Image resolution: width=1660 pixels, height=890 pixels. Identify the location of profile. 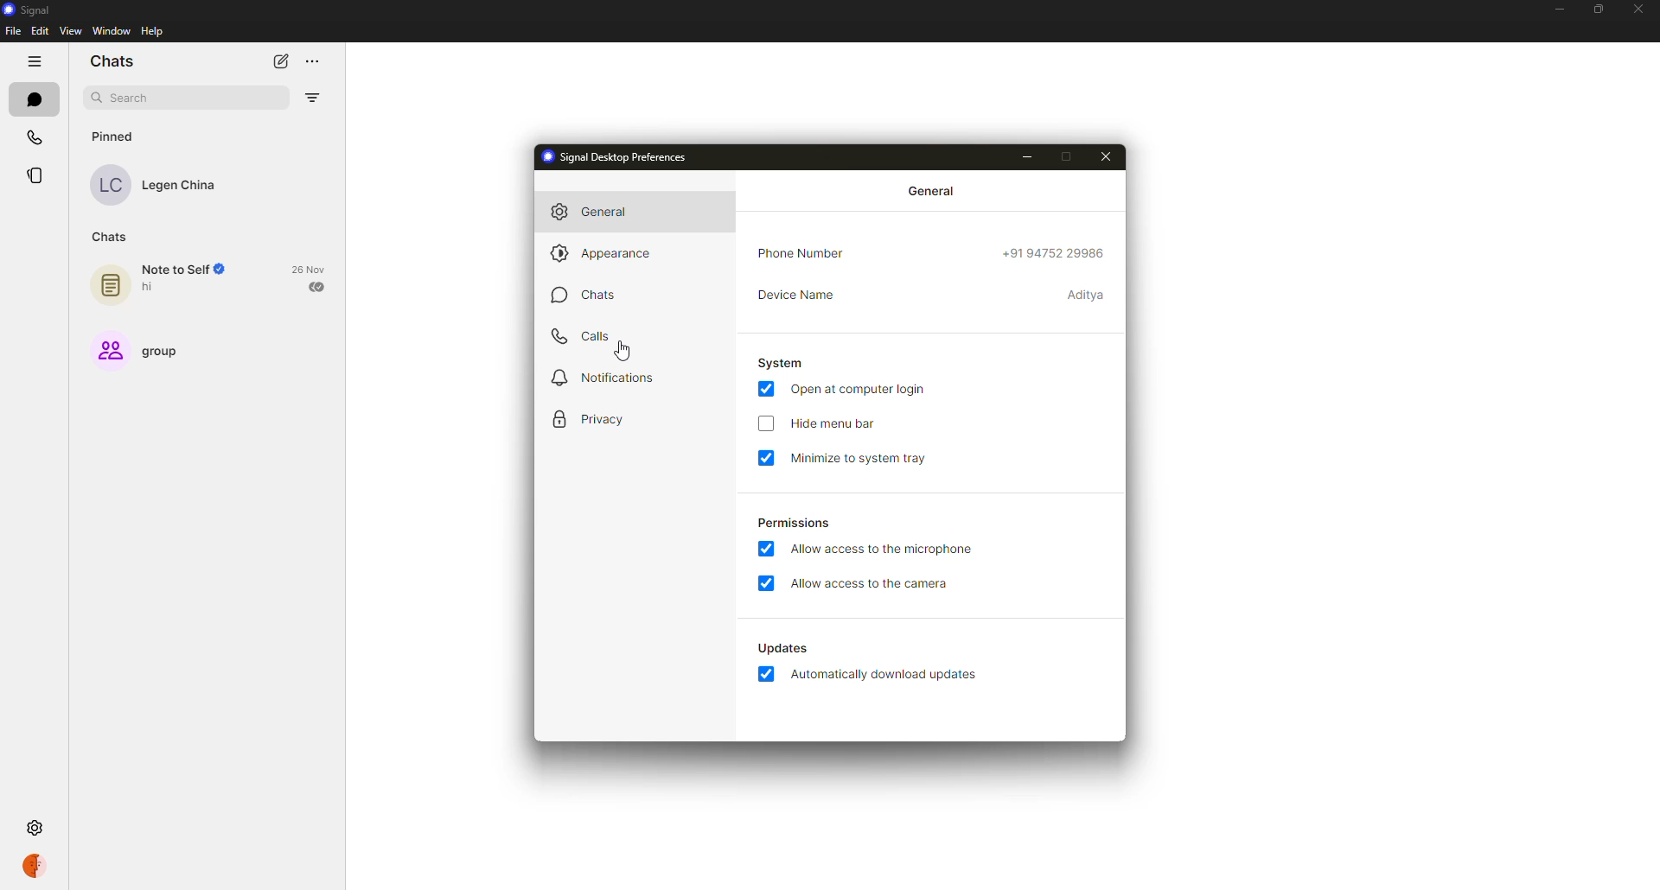
(40, 865).